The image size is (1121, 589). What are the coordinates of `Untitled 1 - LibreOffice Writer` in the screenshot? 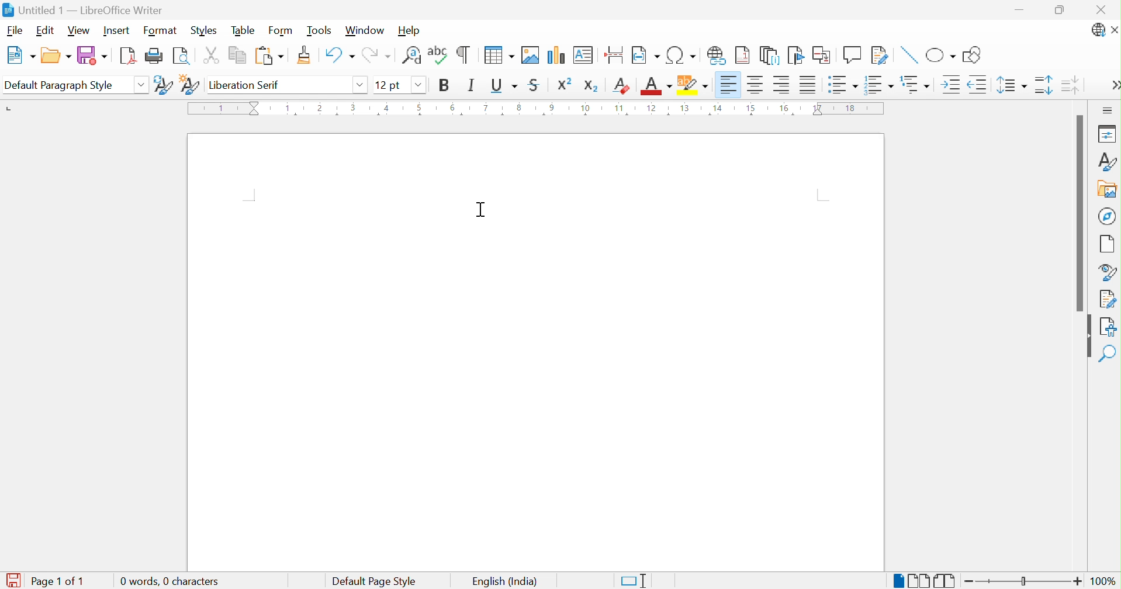 It's located at (84, 9).